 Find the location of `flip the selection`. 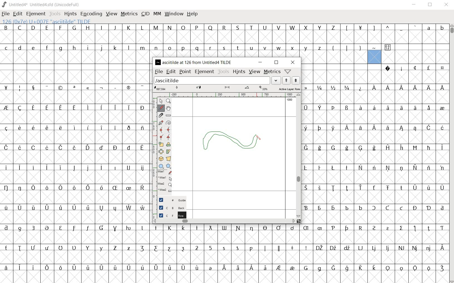

flip the selection is located at coordinates (161, 152).